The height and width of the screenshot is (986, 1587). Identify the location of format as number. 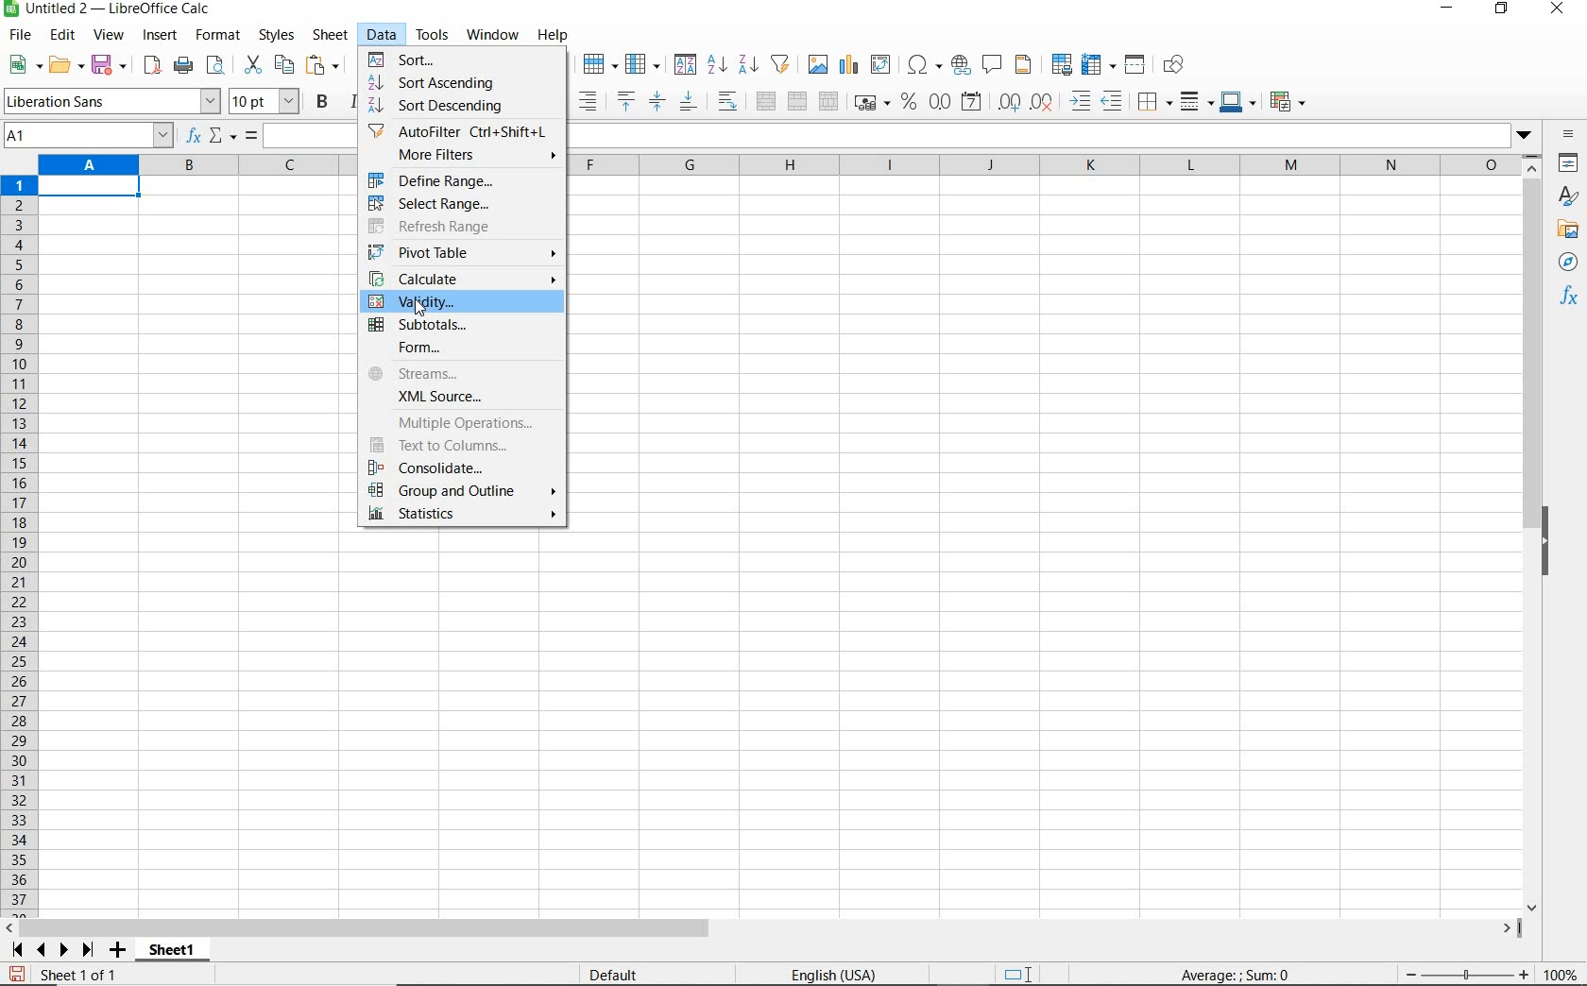
(940, 101).